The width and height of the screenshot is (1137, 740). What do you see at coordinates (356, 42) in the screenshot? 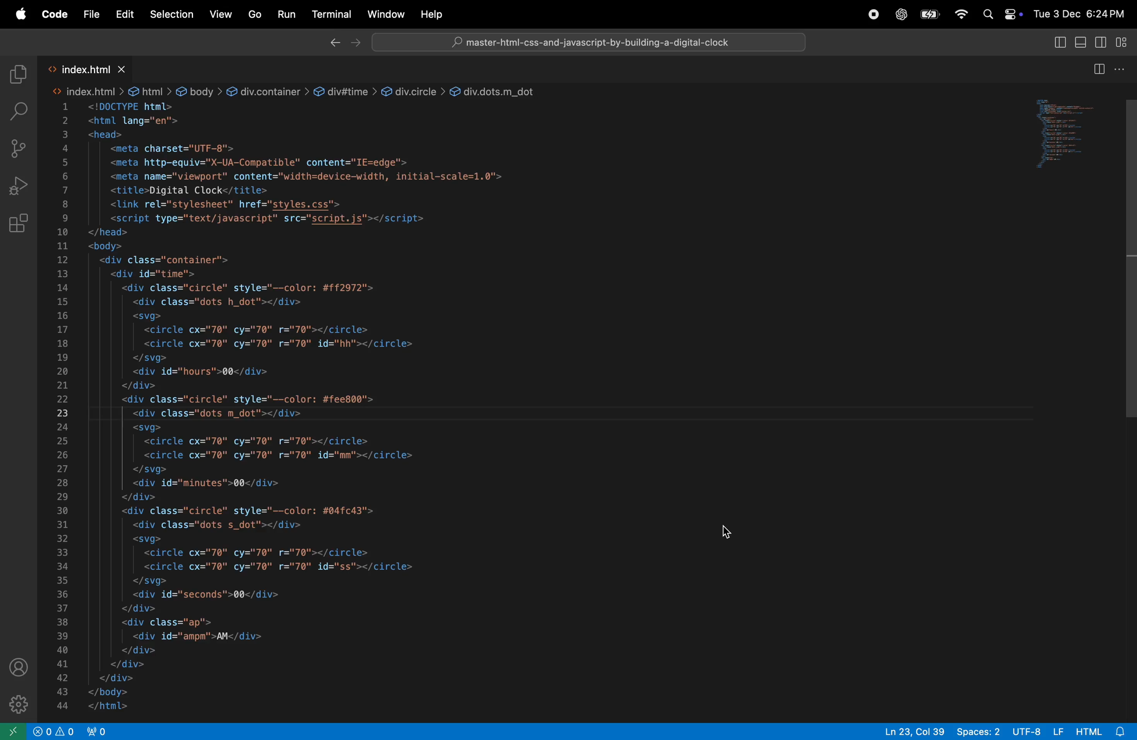
I see `forward` at bounding box center [356, 42].